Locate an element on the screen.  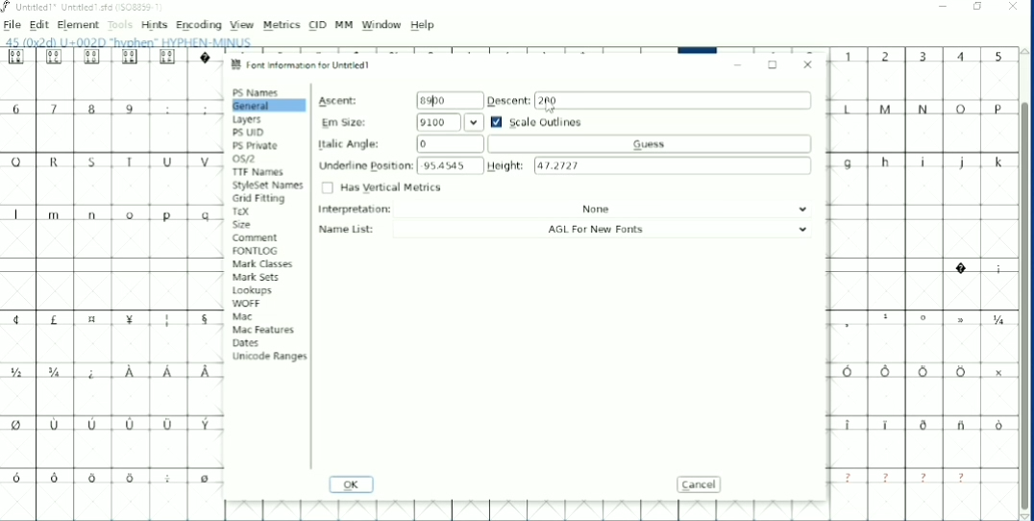
Tools is located at coordinates (120, 26).